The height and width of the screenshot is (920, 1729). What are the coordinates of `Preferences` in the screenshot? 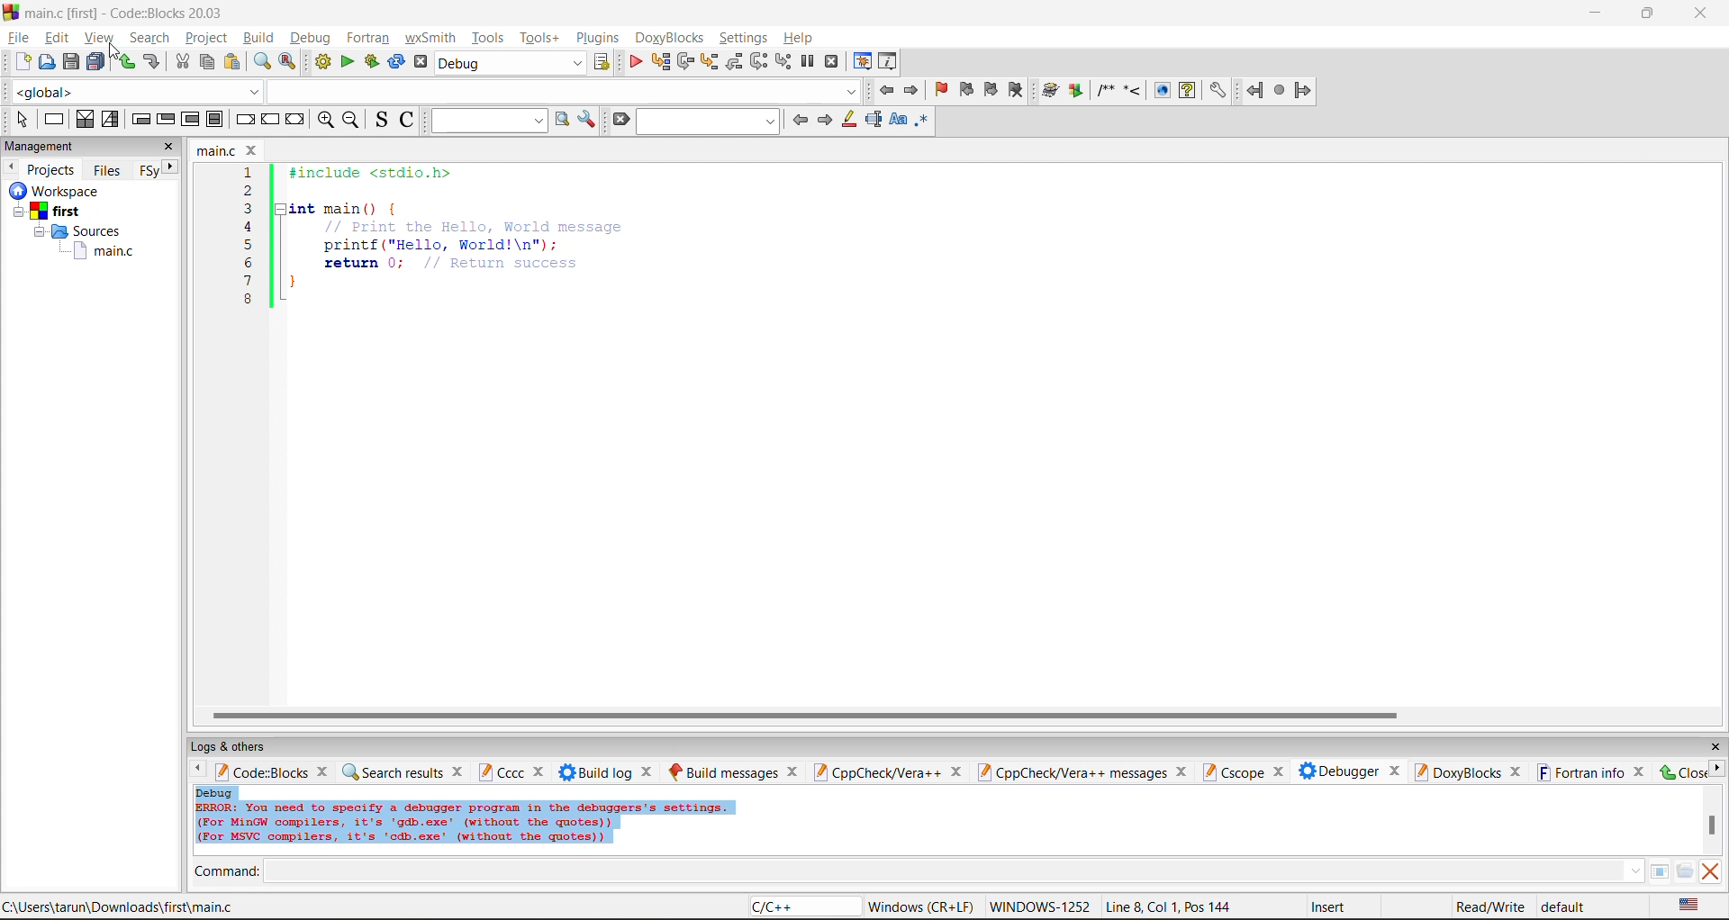 It's located at (1218, 91).